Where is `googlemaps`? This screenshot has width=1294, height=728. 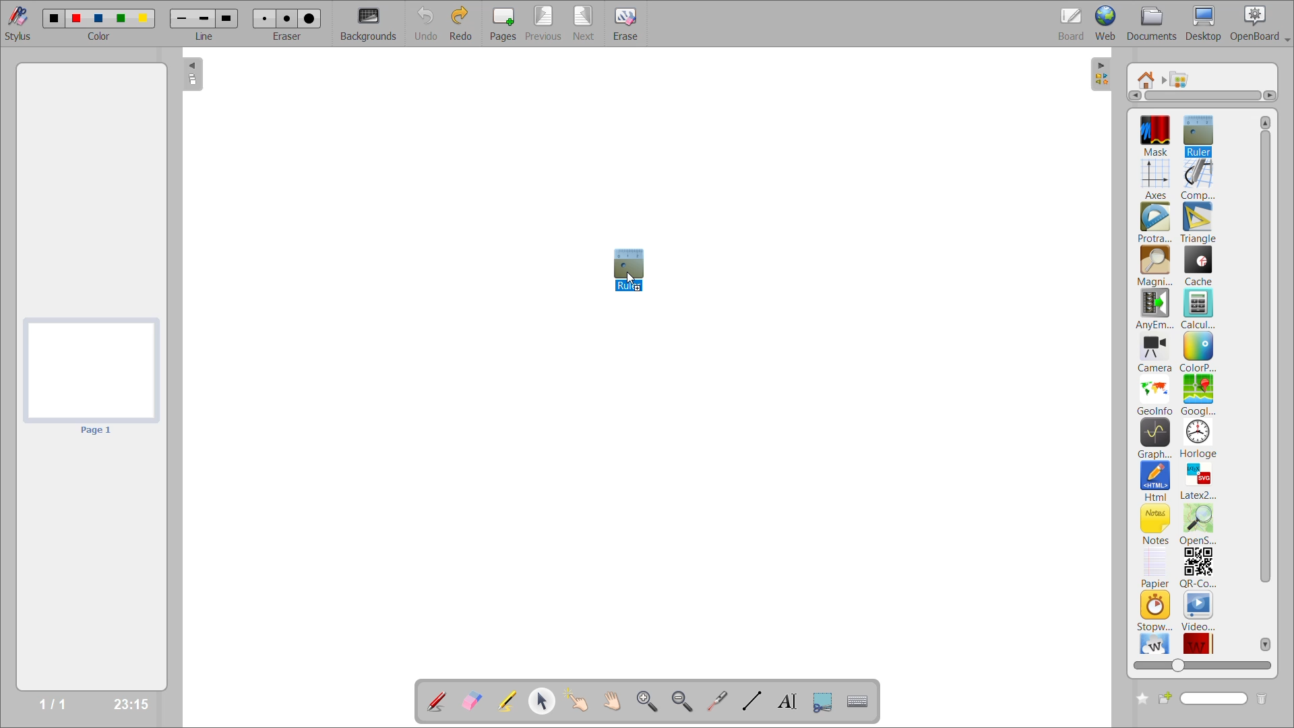 googlemaps is located at coordinates (1197, 395).